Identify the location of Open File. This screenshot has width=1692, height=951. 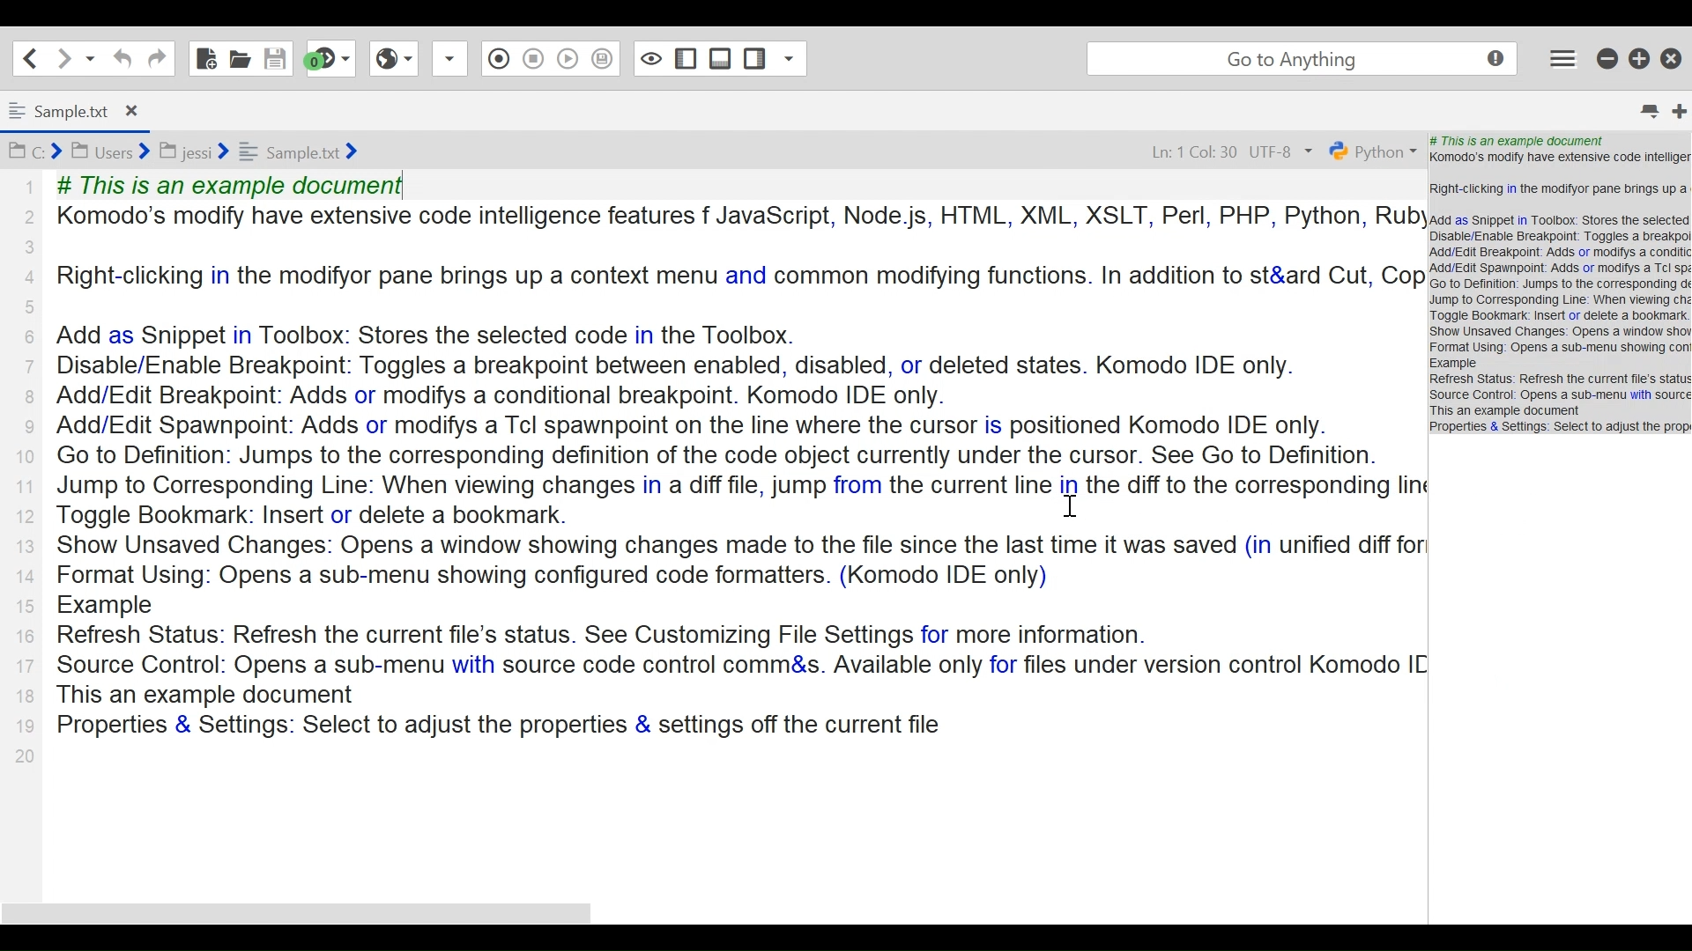
(240, 56).